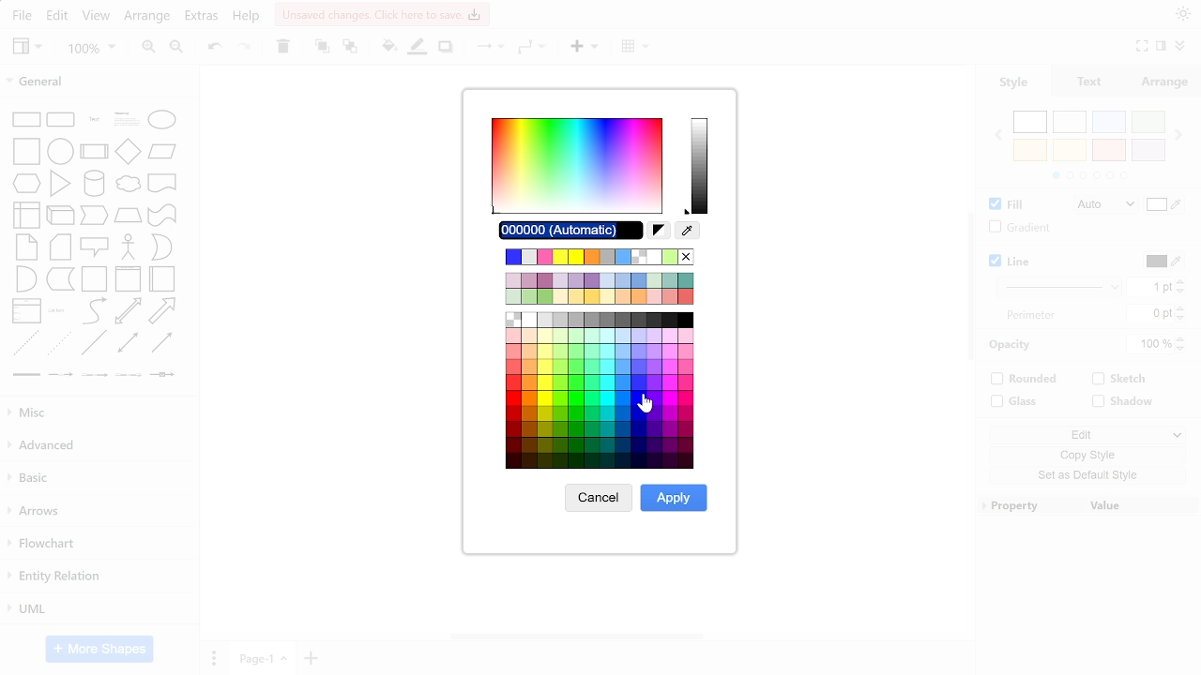 The image size is (1201, 675). What do you see at coordinates (997, 135) in the screenshot?
I see `previous` at bounding box center [997, 135].